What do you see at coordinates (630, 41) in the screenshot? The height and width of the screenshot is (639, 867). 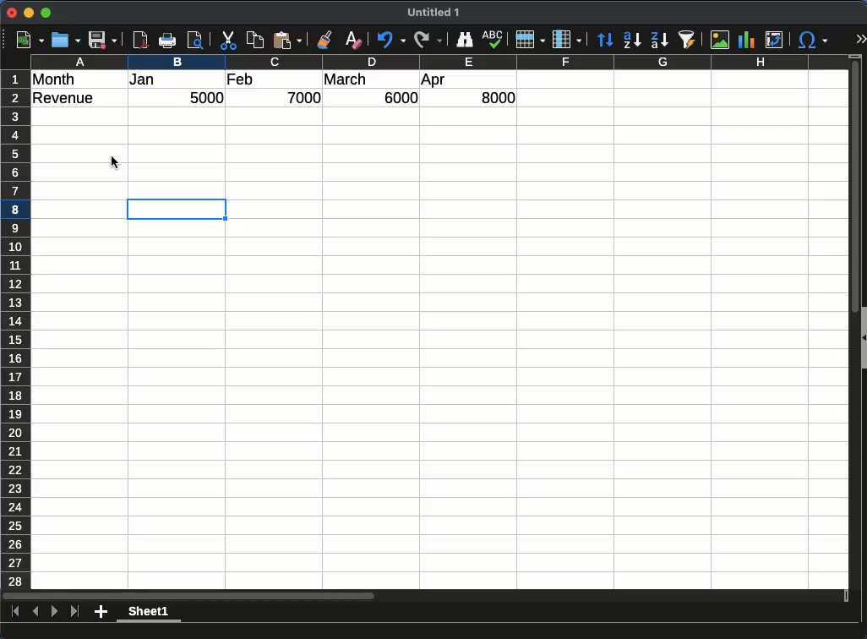 I see `ascending` at bounding box center [630, 41].